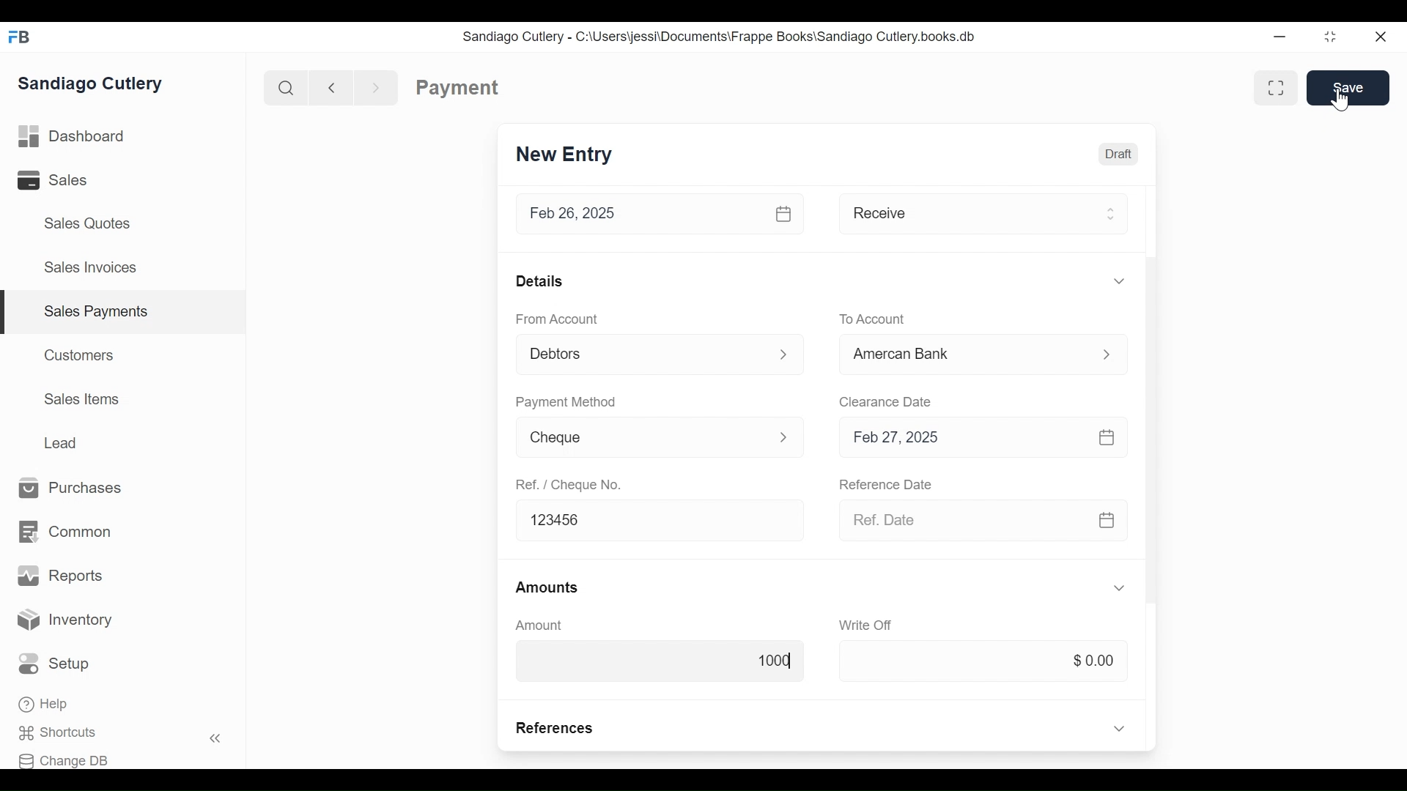 Image resolution: width=1407 pixels, height=791 pixels. Describe the element at coordinates (1330, 38) in the screenshot. I see `Restore` at that location.